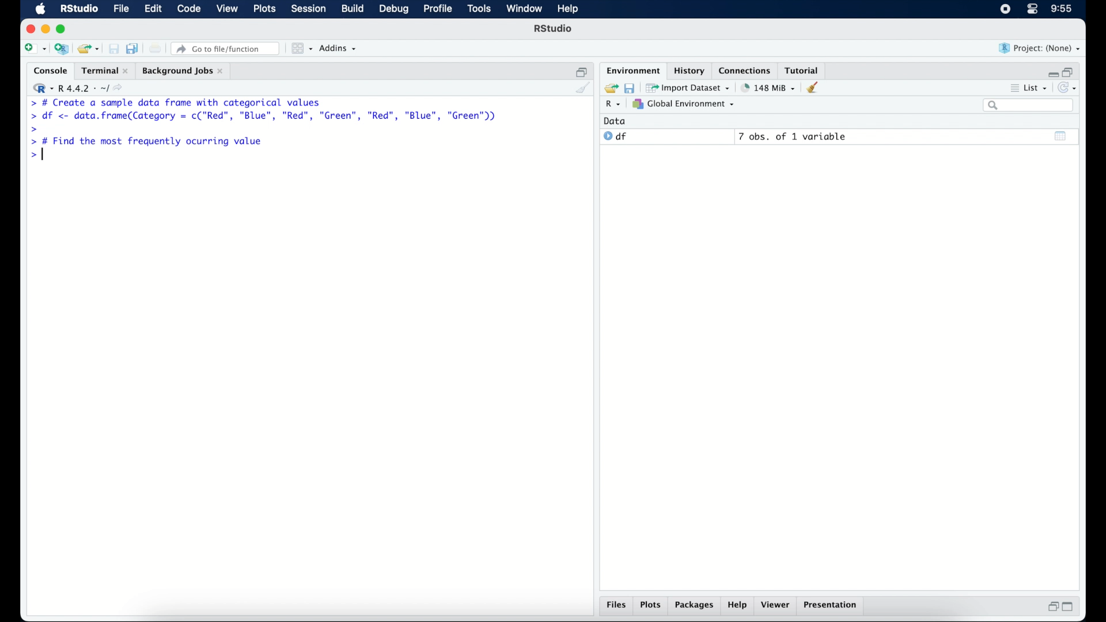  What do you see at coordinates (695, 606) in the screenshot?
I see `packages` at bounding box center [695, 606].